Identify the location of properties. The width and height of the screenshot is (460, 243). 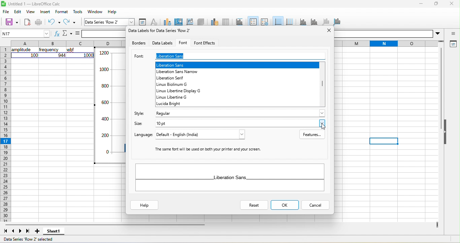
(452, 44).